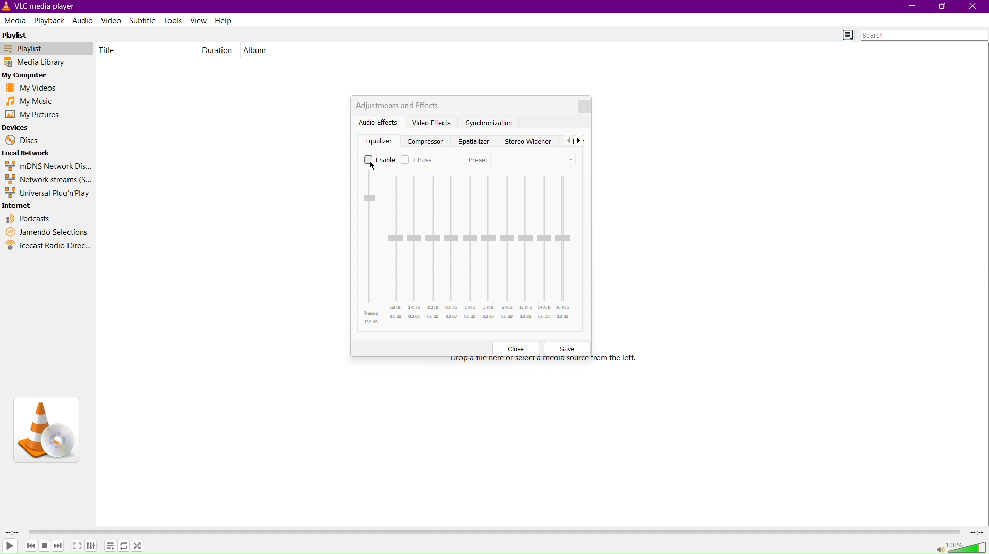 Image resolution: width=989 pixels, height=554 pixels. I want to click on Timeline, so click(496, 531).